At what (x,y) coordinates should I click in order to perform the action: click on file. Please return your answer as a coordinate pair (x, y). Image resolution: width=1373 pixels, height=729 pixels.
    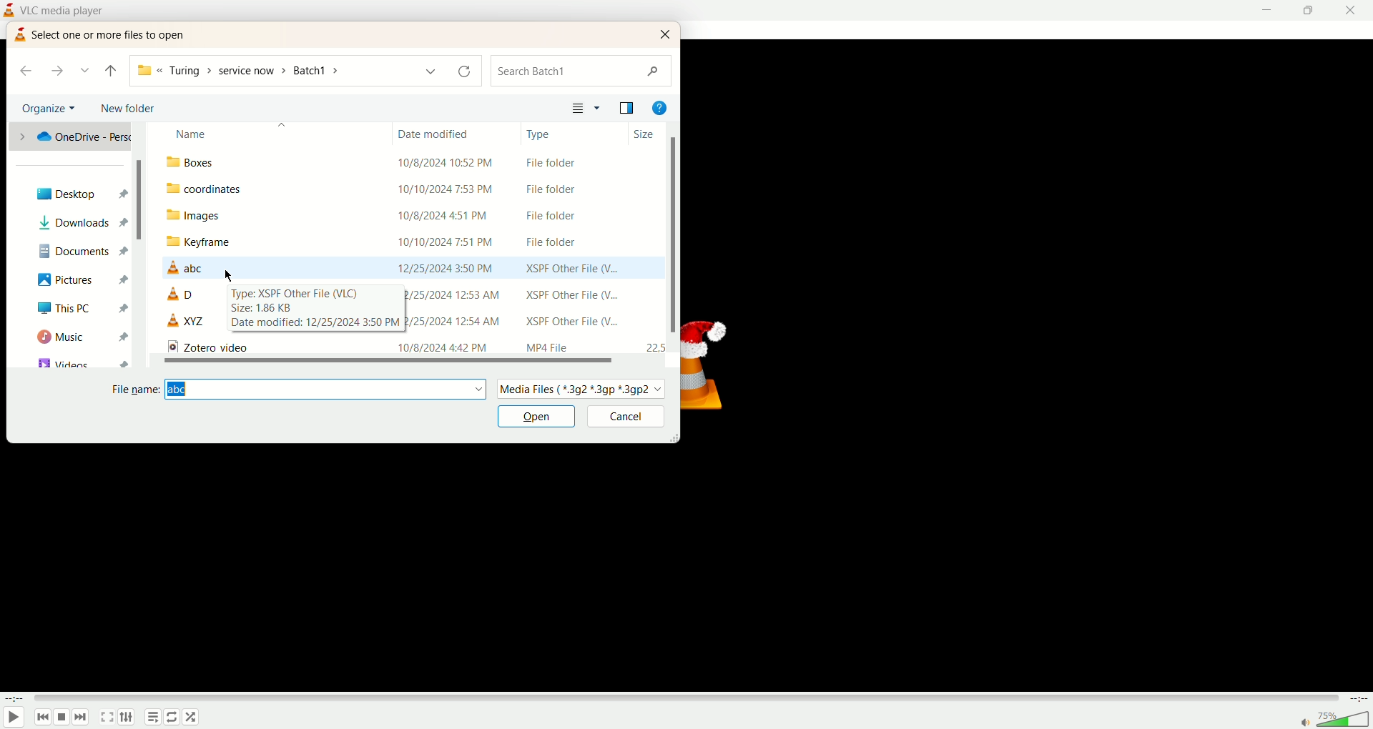
    Looking at the image, I should click on (410, 346).